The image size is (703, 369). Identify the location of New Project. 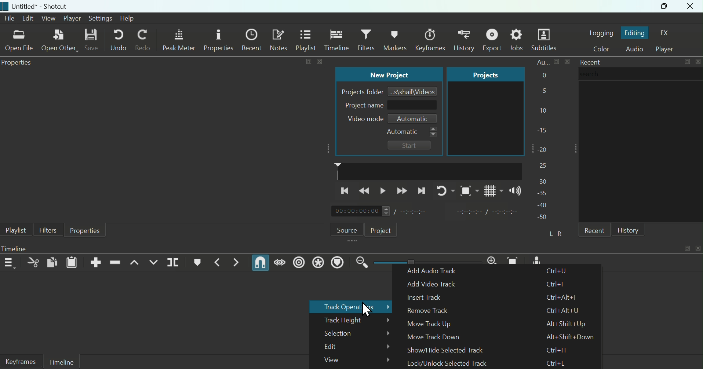
(387, 74).